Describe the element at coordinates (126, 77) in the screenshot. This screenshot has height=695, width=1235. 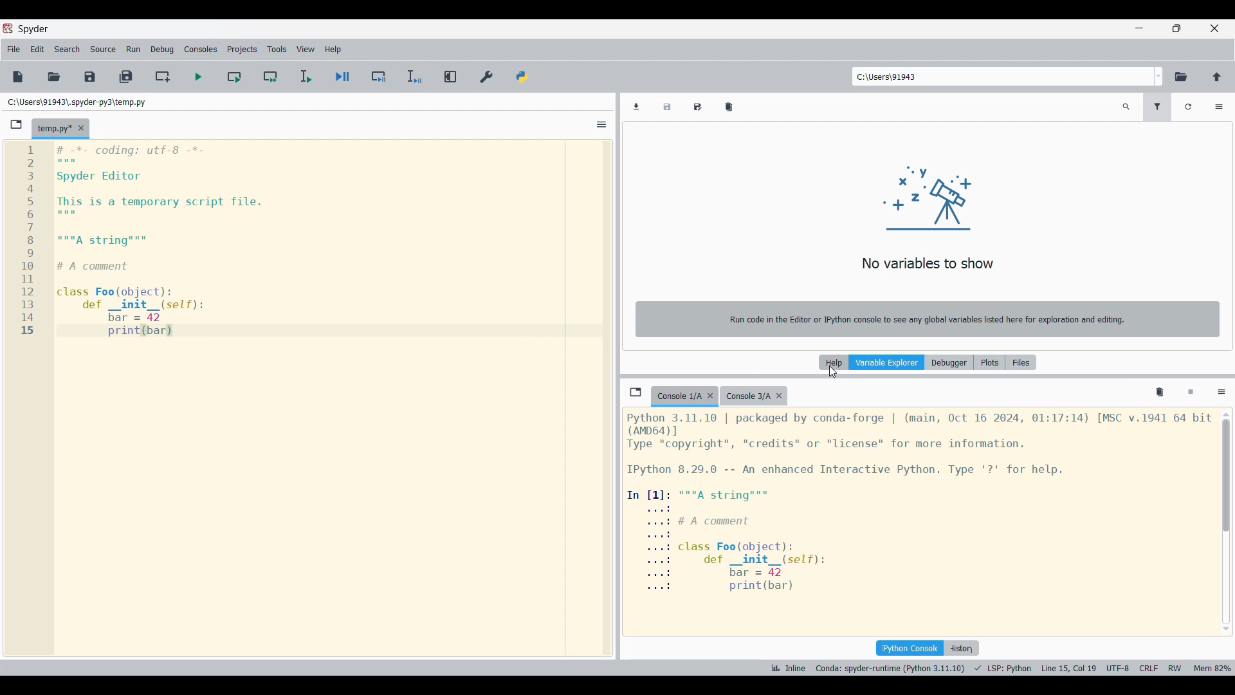
I see `Save all files` at that location.